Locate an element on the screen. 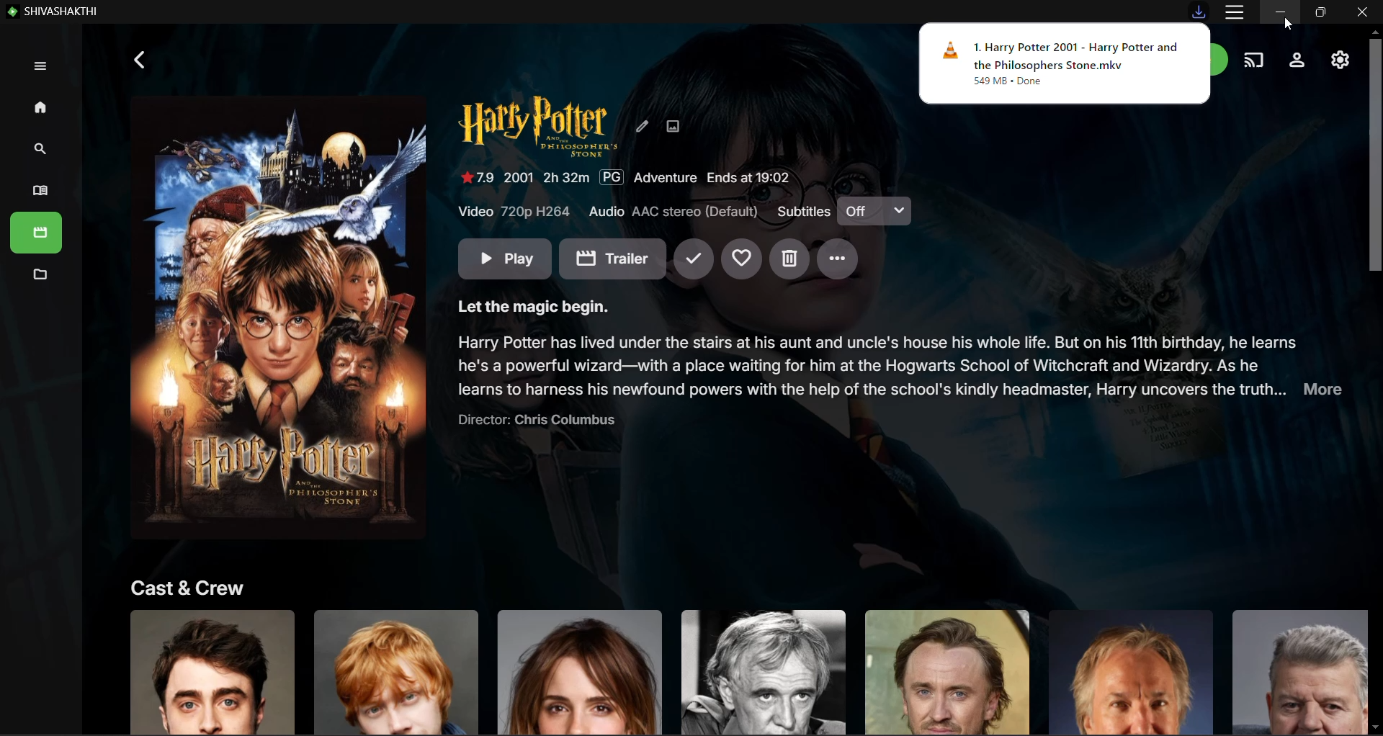 This screenshot has height=736, width=1383. Trailer is located at coordinates (612, 259).